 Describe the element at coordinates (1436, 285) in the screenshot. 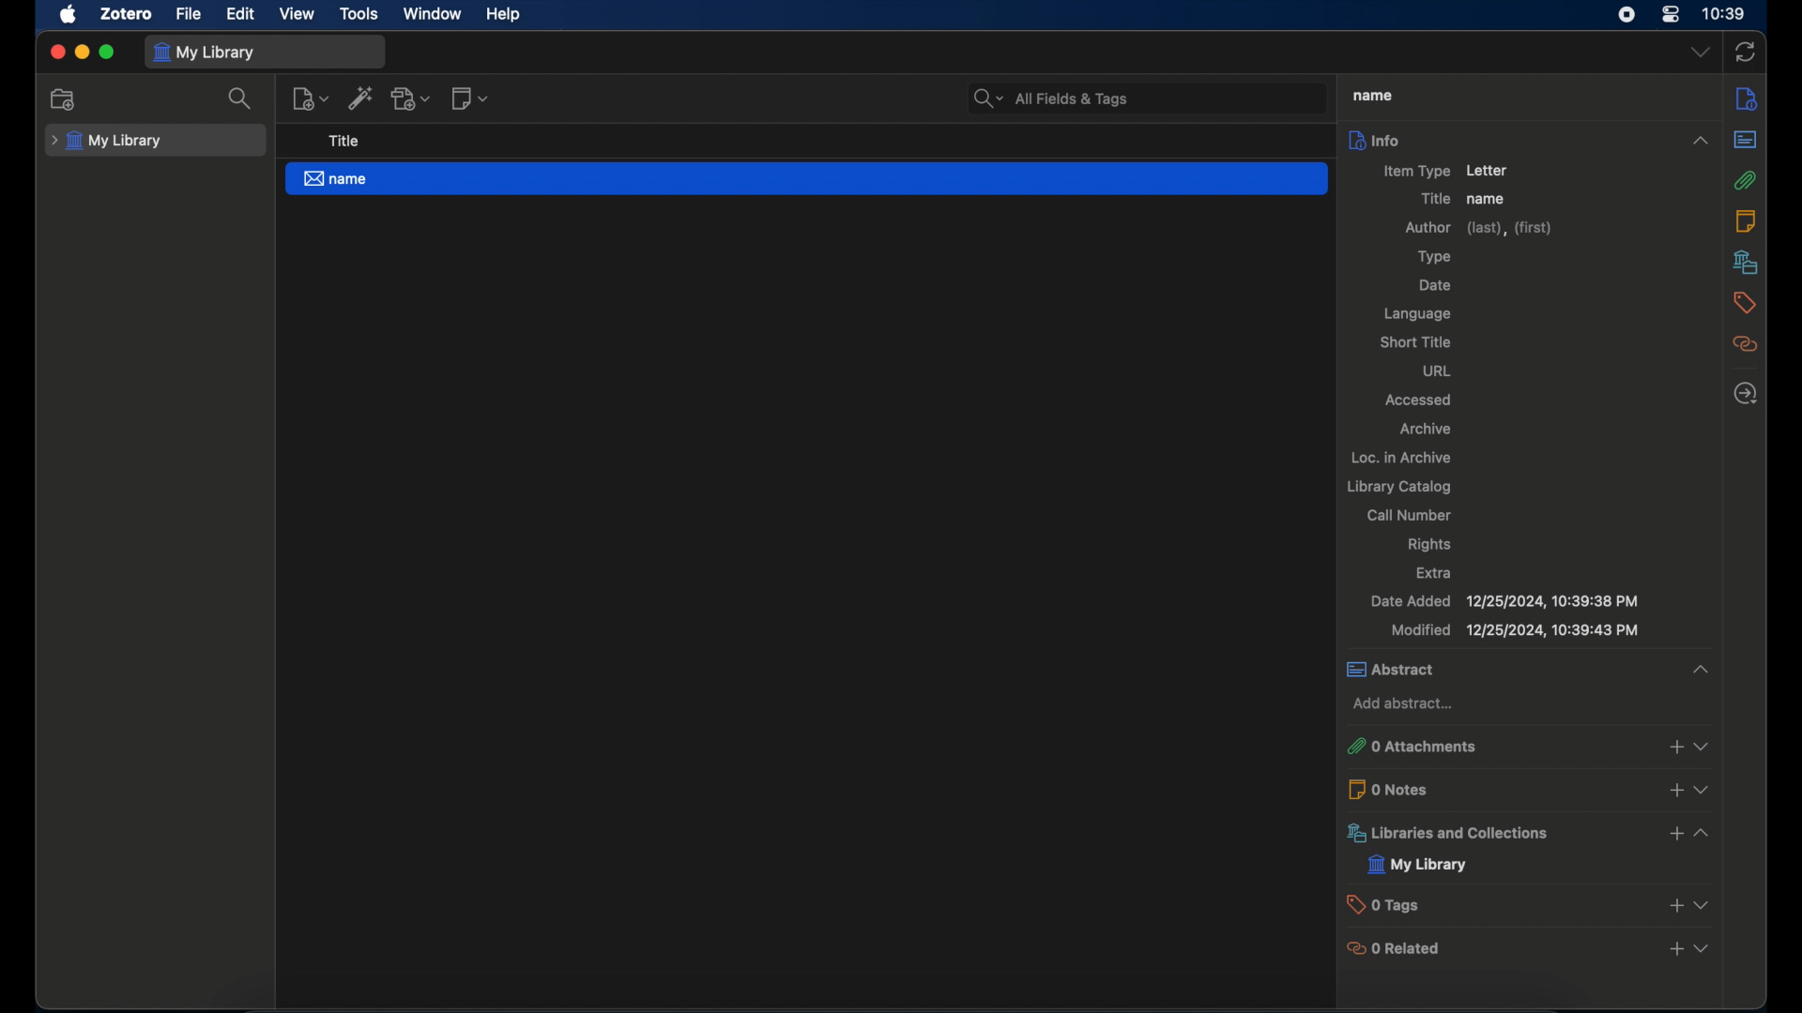

I see `date` at that location.